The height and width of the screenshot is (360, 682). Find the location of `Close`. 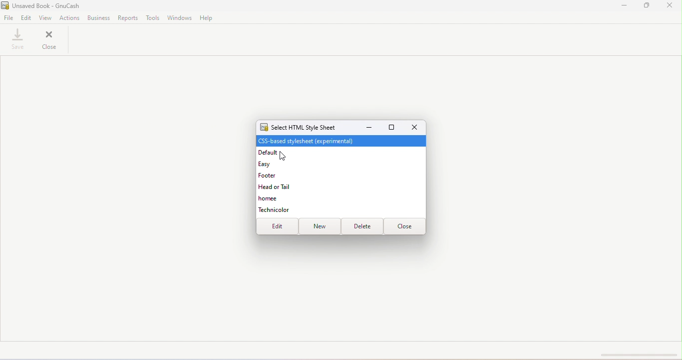

Close is located at coordinates (413, 128).